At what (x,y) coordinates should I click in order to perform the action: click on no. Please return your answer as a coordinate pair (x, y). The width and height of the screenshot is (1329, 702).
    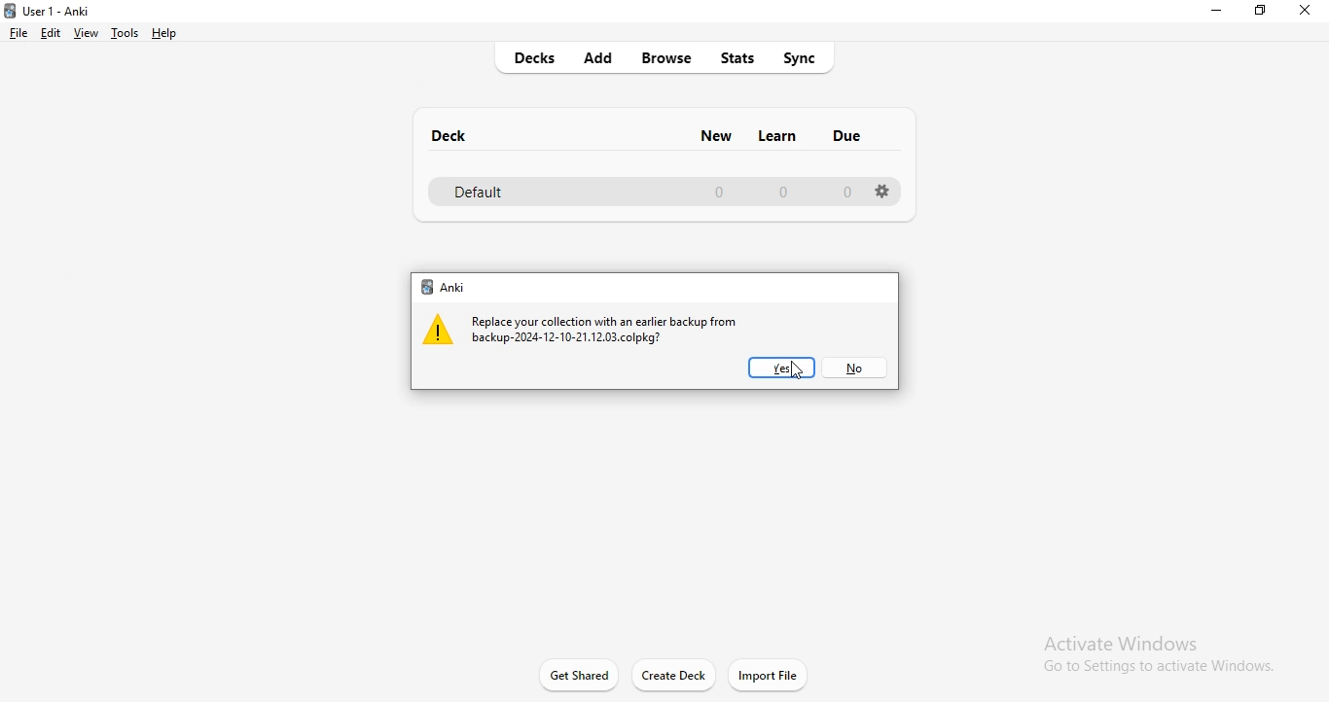
    Looking at the image, I should click on (856, 369).